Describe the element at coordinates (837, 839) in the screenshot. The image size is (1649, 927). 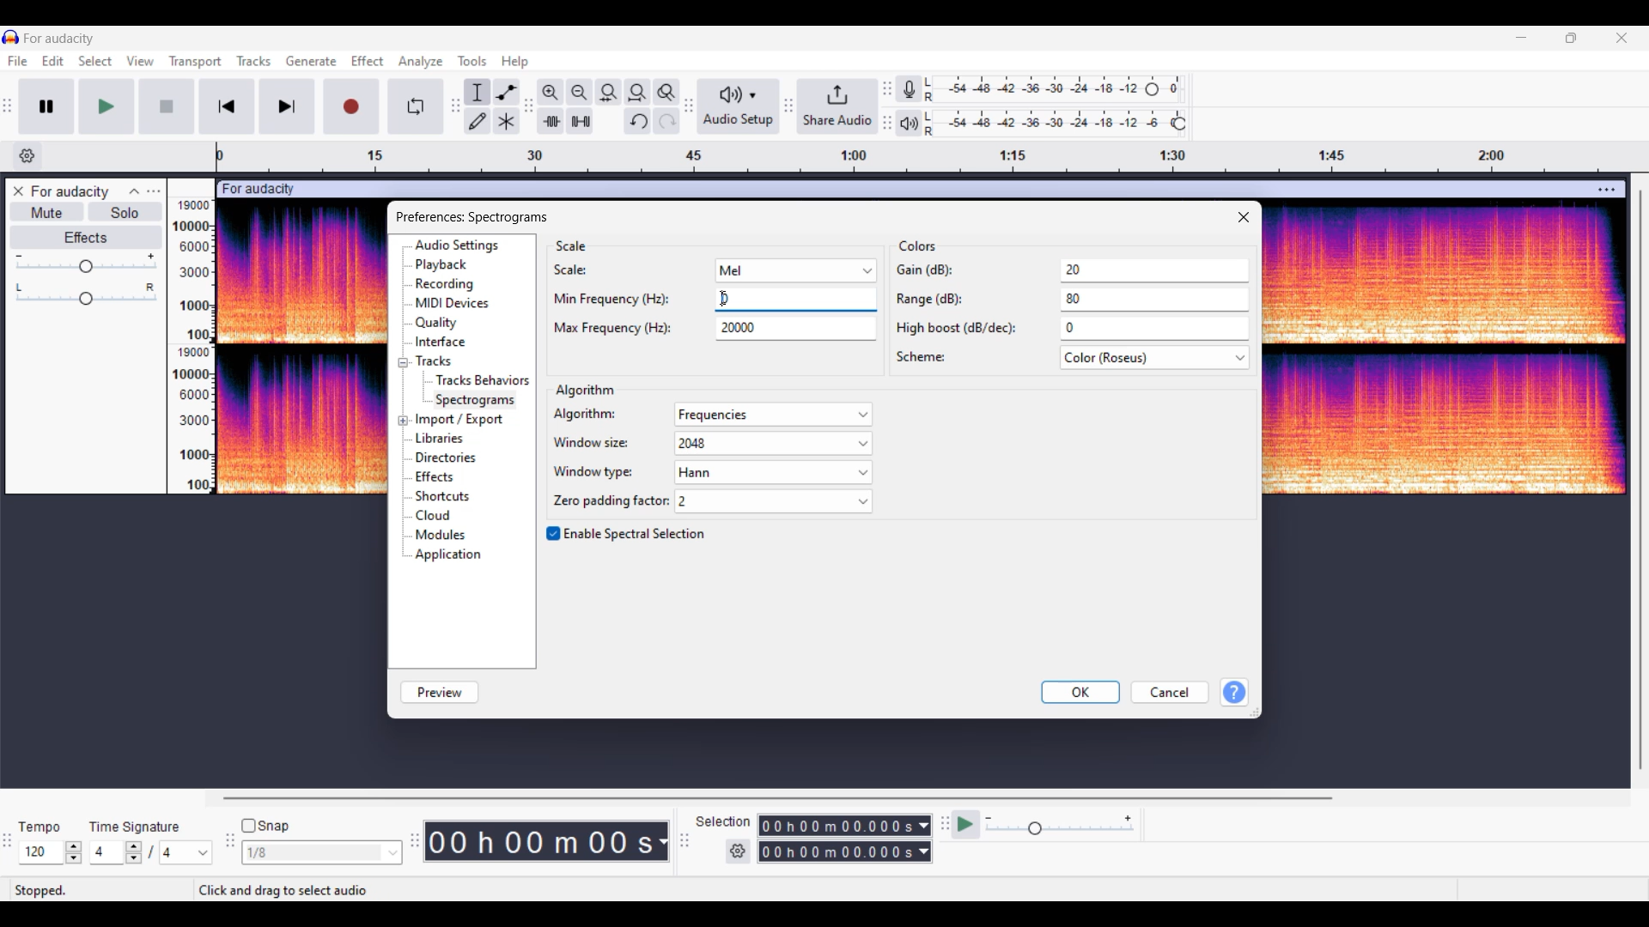
I see `Selection duration` at that location.